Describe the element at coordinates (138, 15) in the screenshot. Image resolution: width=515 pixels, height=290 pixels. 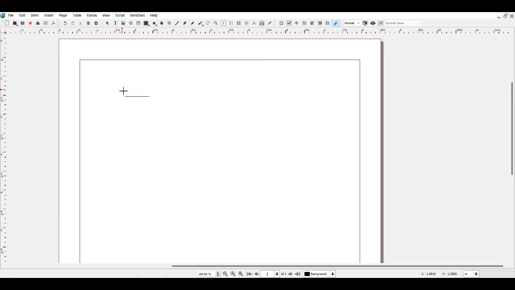
I see `Windows` at that location.